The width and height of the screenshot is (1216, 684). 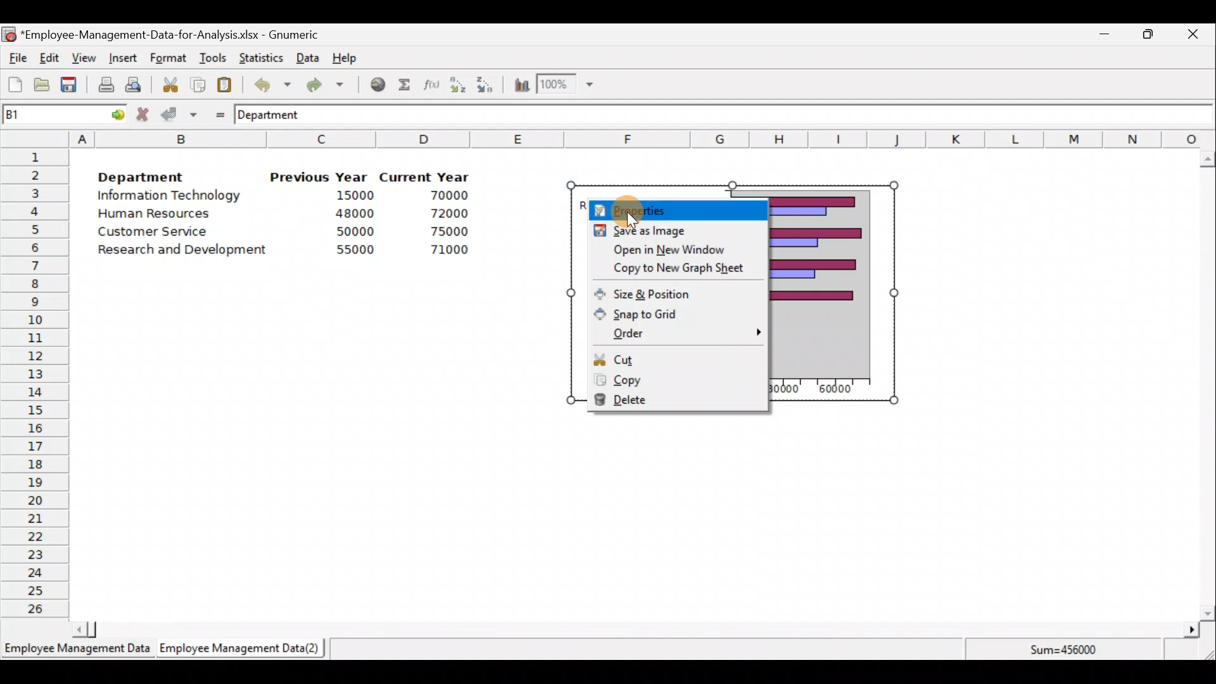 I want to click on Columns, so click(x=642, y=138).